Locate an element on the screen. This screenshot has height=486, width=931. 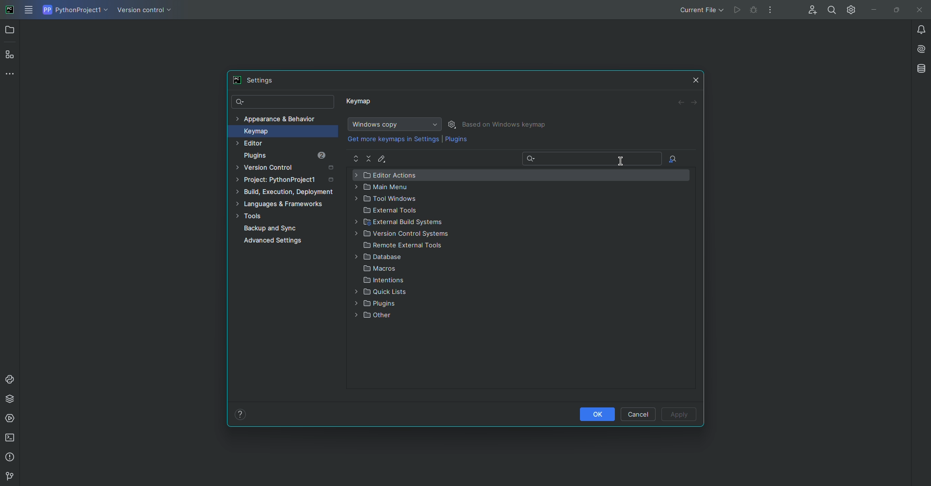
Intentions is located at coordinates (385, 281).